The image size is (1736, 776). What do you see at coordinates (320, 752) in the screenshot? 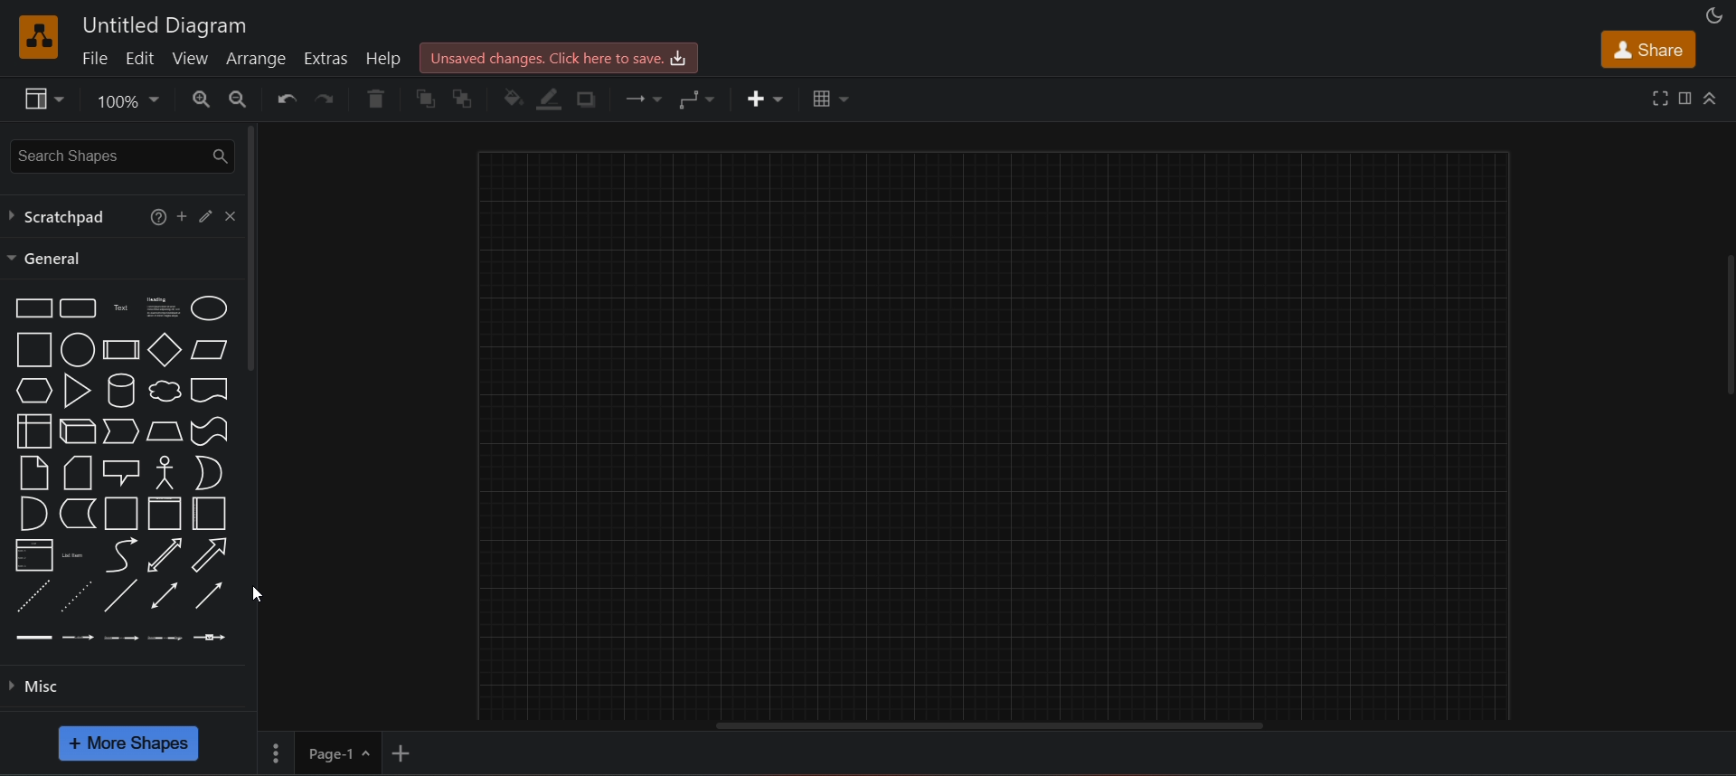
I see `page 1` at bounding box center [320, 752].